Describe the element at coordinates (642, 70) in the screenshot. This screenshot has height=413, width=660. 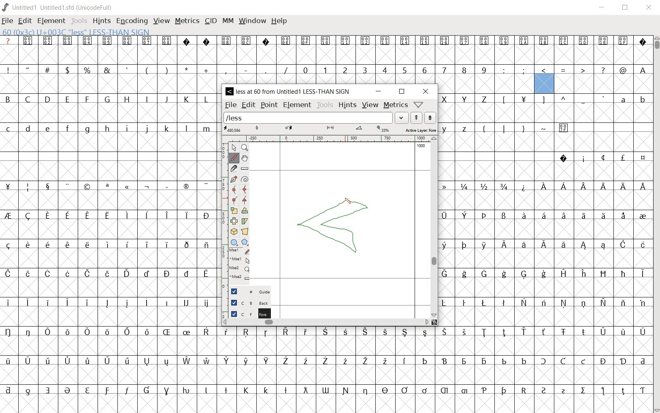
I see `` at that location.